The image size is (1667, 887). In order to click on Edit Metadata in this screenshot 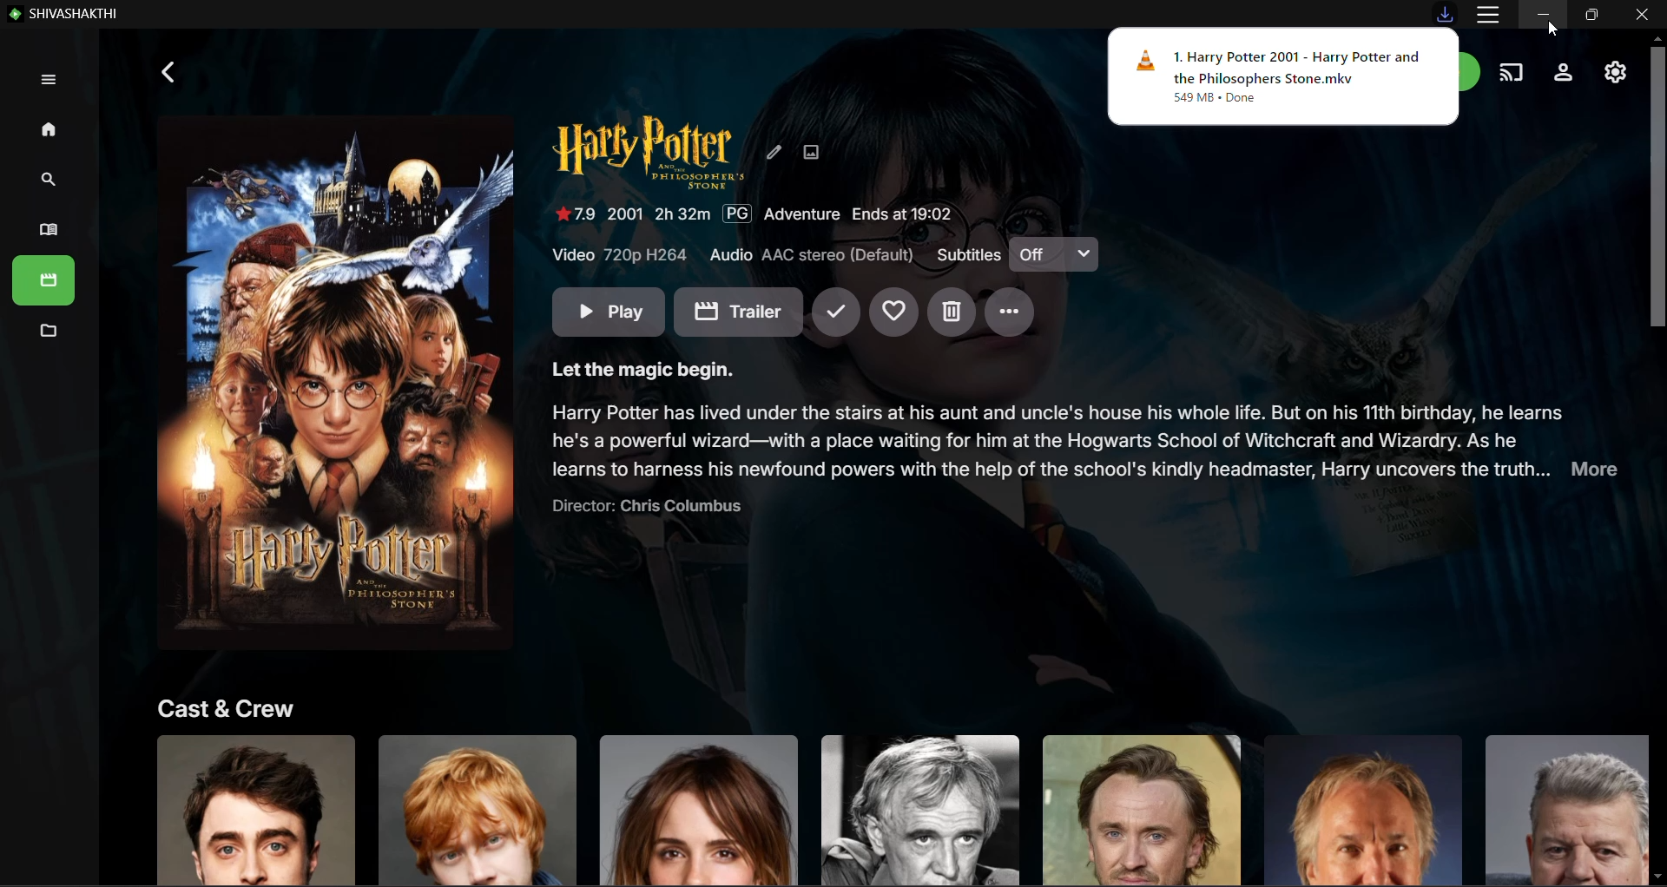, I will do `click(774, 151)`.